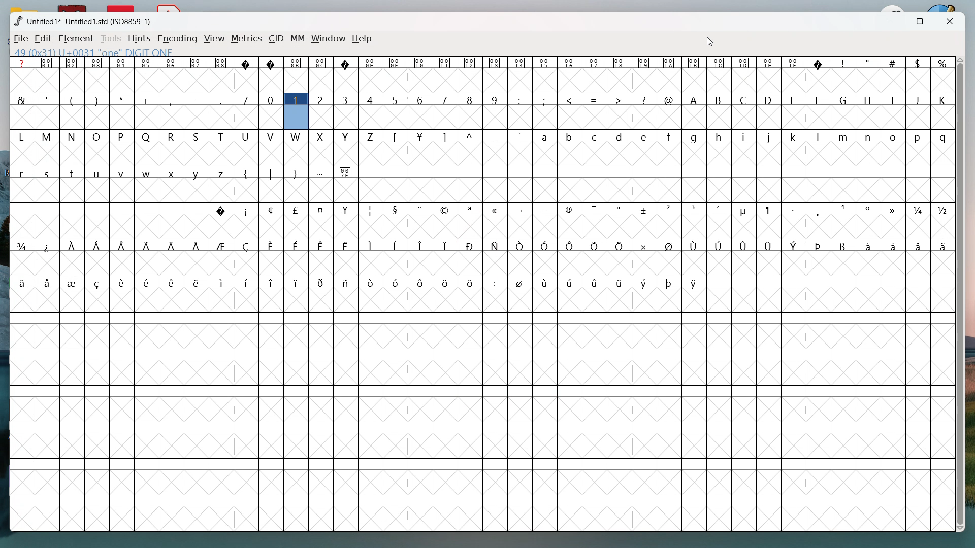 The width and height of the screenshot is (975, 548). Describe the element at coordinates (346, 282) in the screenshot. I see `symbol` at that location.